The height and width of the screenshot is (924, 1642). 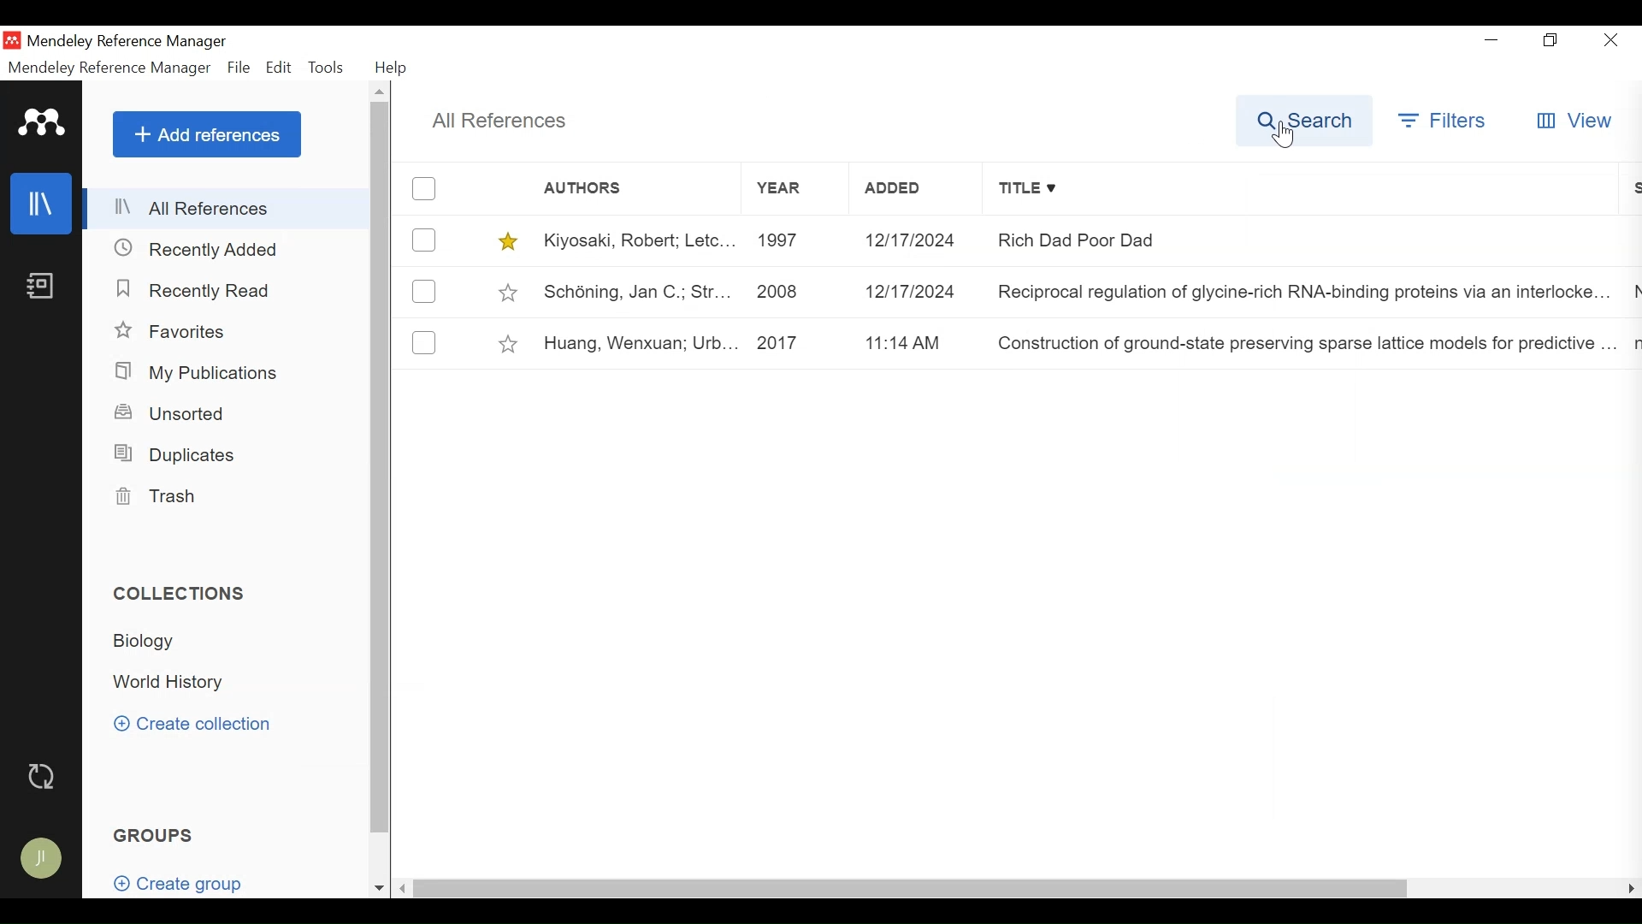 What do you see at coordinates (1550, 40) in the screenshot?
I see `Restore` at bounding box center [1550, 40].